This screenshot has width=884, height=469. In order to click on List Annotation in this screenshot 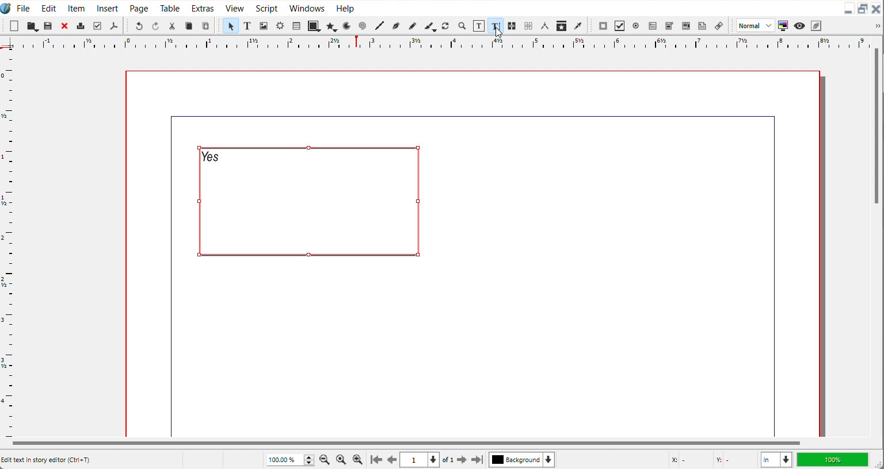, I will do `click(718, 25)`.